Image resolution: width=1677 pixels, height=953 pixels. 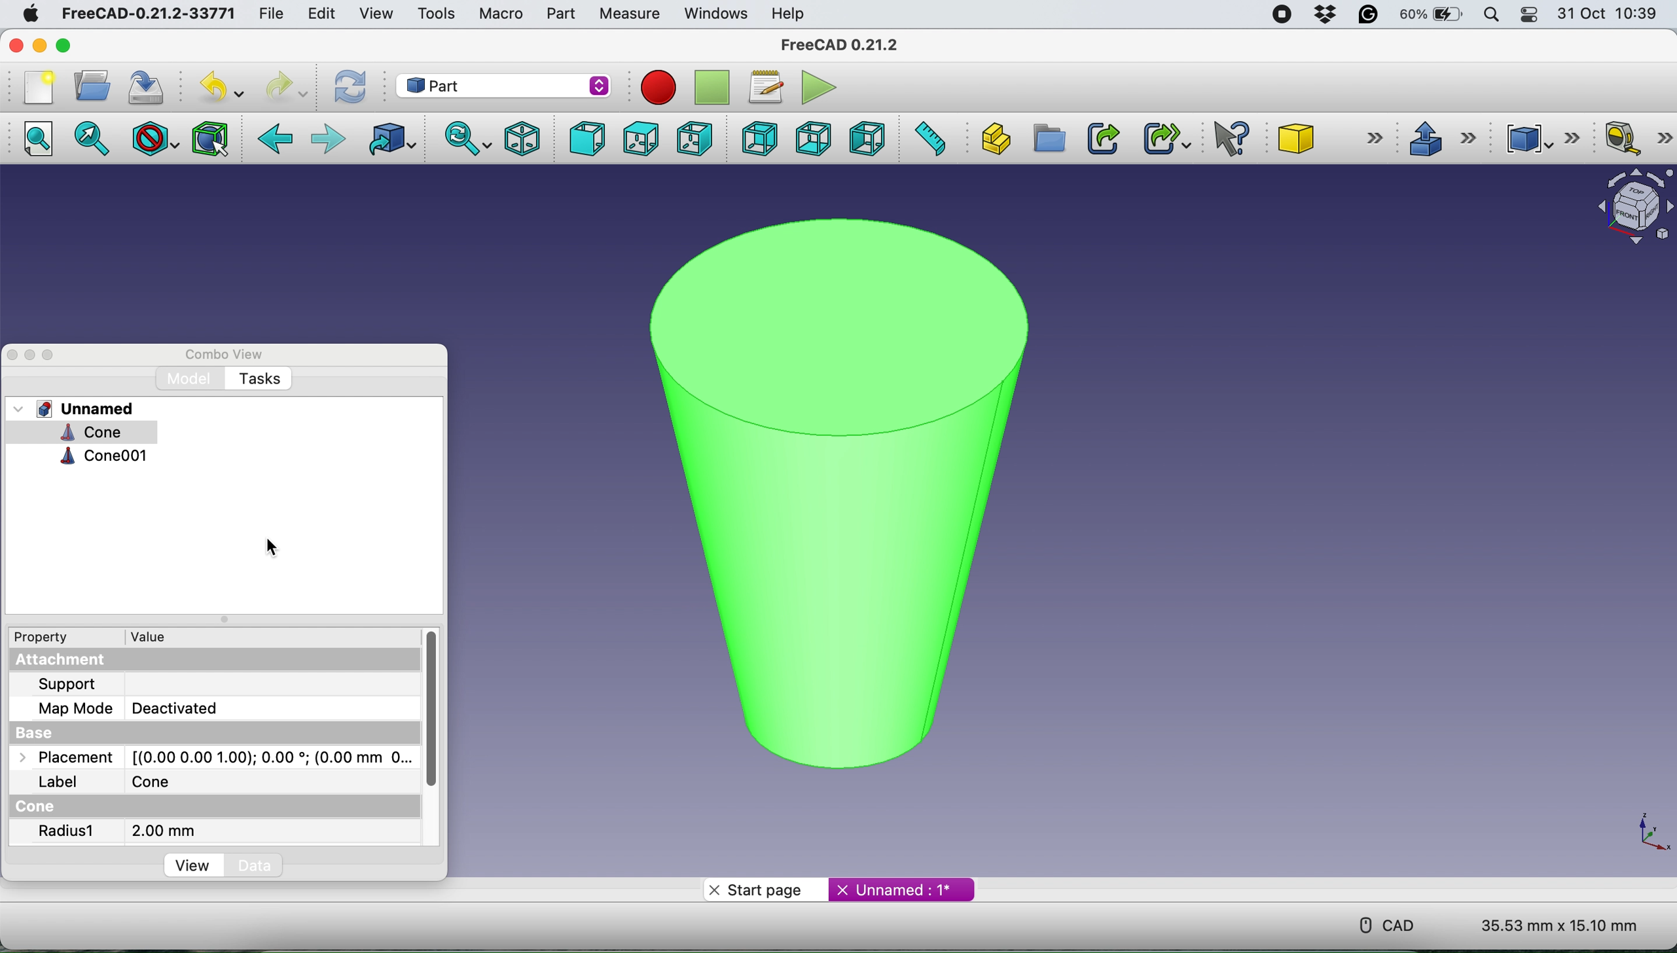 I want to click on left, so click(x=869, y=139).